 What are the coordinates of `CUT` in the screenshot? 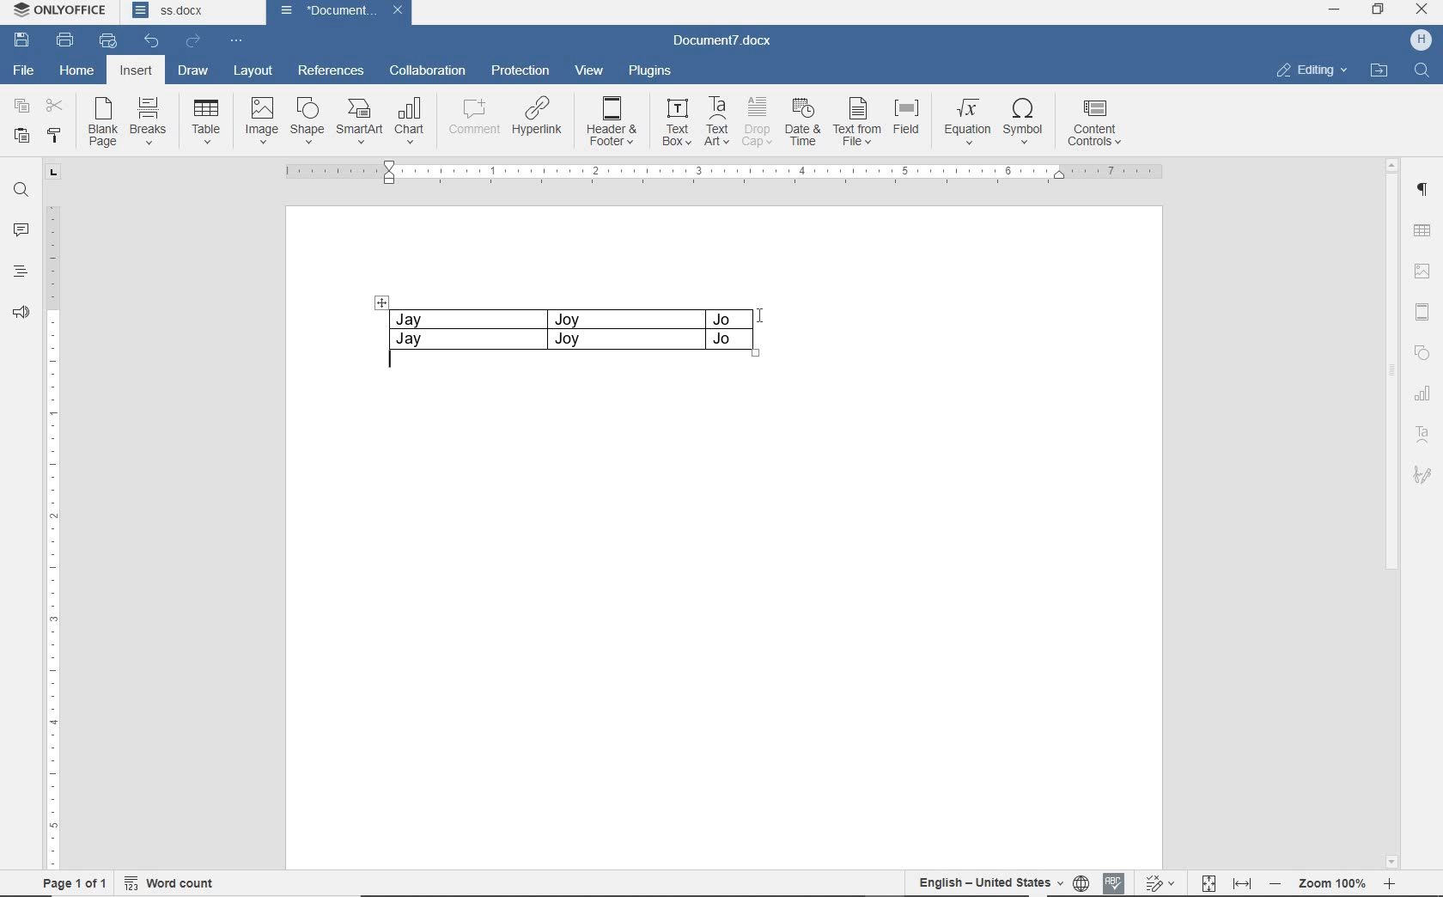 It's located at (56, 105).